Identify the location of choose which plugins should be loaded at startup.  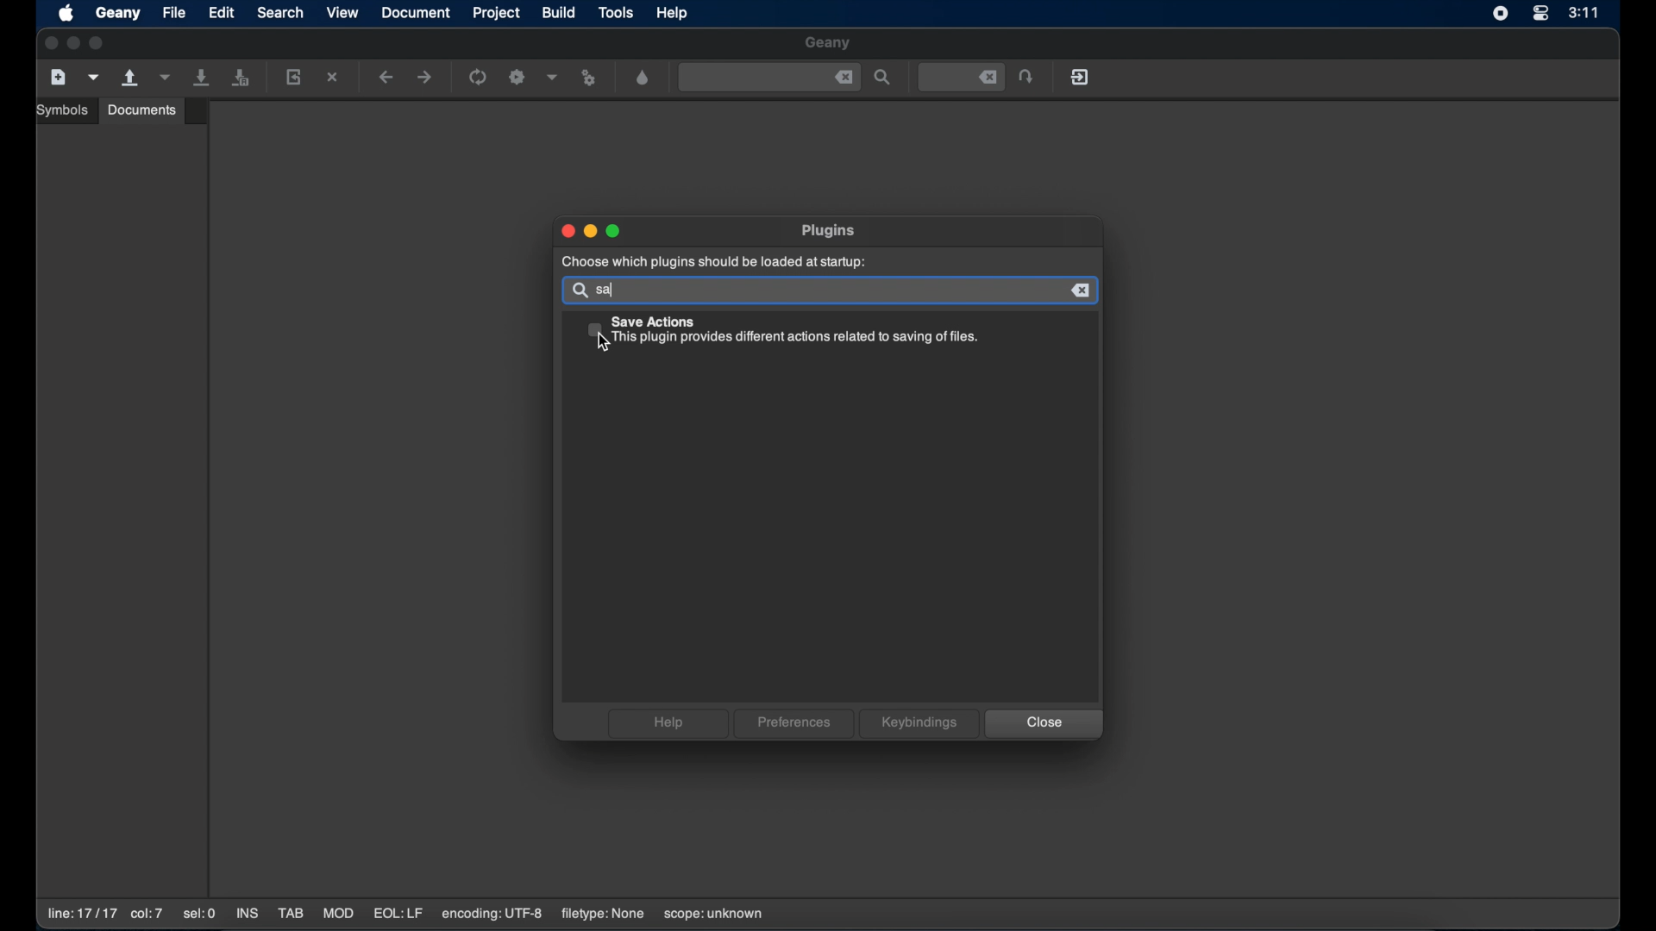
(712, 262).